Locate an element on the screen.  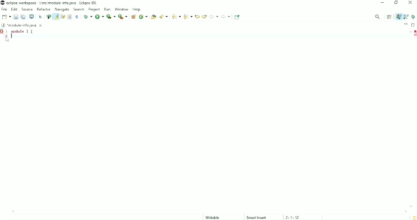
Help is located at coordinates (137, 9).